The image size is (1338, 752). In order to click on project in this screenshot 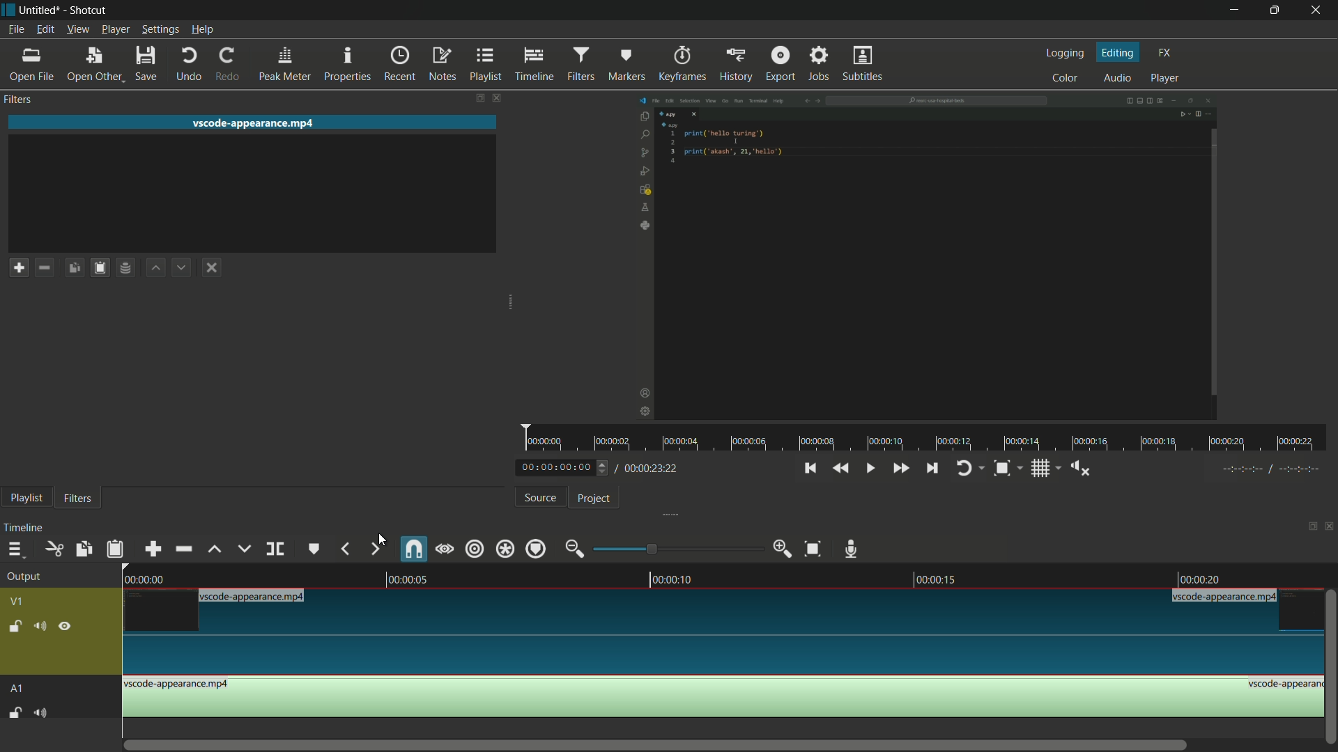, I will do `click(593, 499)`.